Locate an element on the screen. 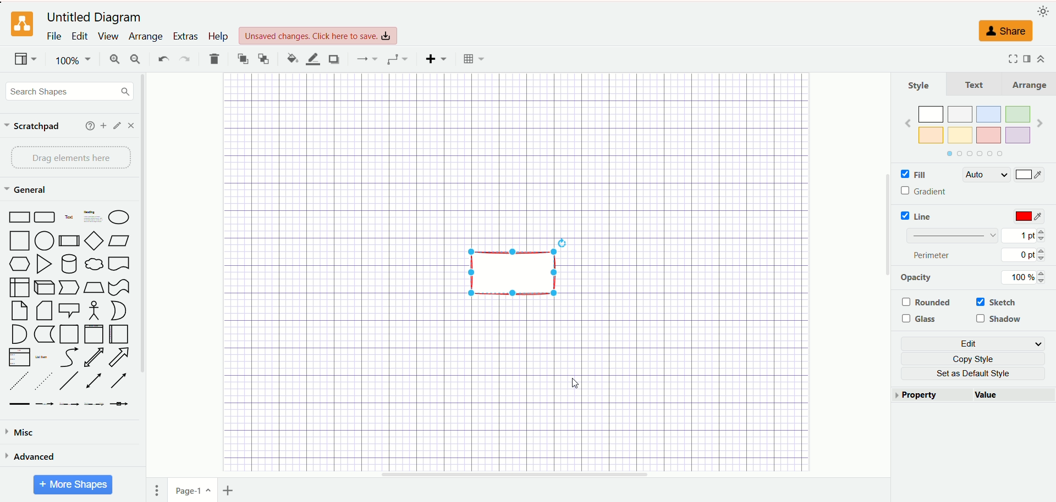 This screenshot has height=502, width=1056. glass is located at coordinates (918, 319).